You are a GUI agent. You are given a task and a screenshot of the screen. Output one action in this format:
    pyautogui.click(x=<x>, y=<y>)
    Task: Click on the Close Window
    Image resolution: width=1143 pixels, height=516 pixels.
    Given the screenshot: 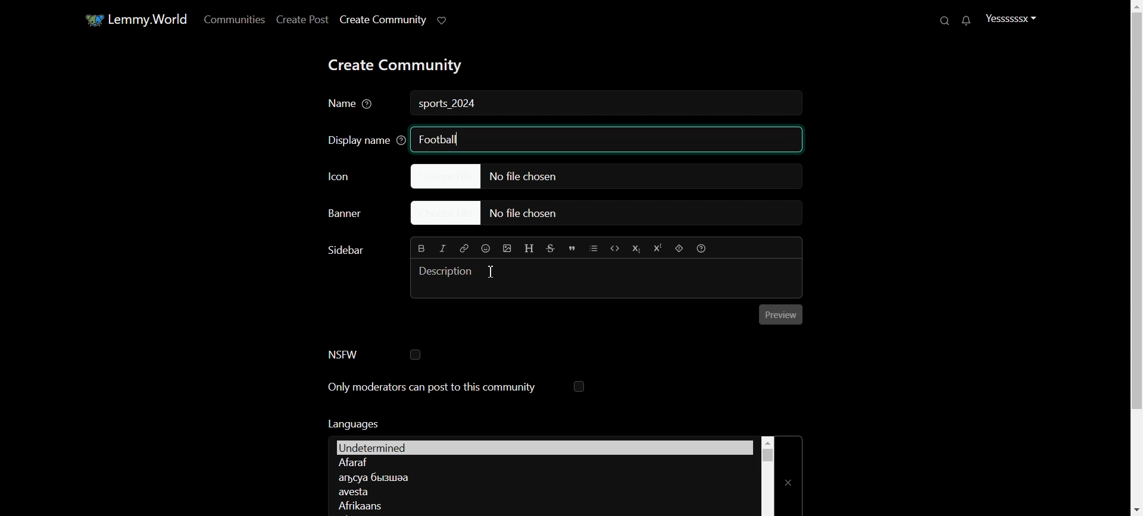 What is the action you would take?
    pyautogui.click(x=789, y=476)
    